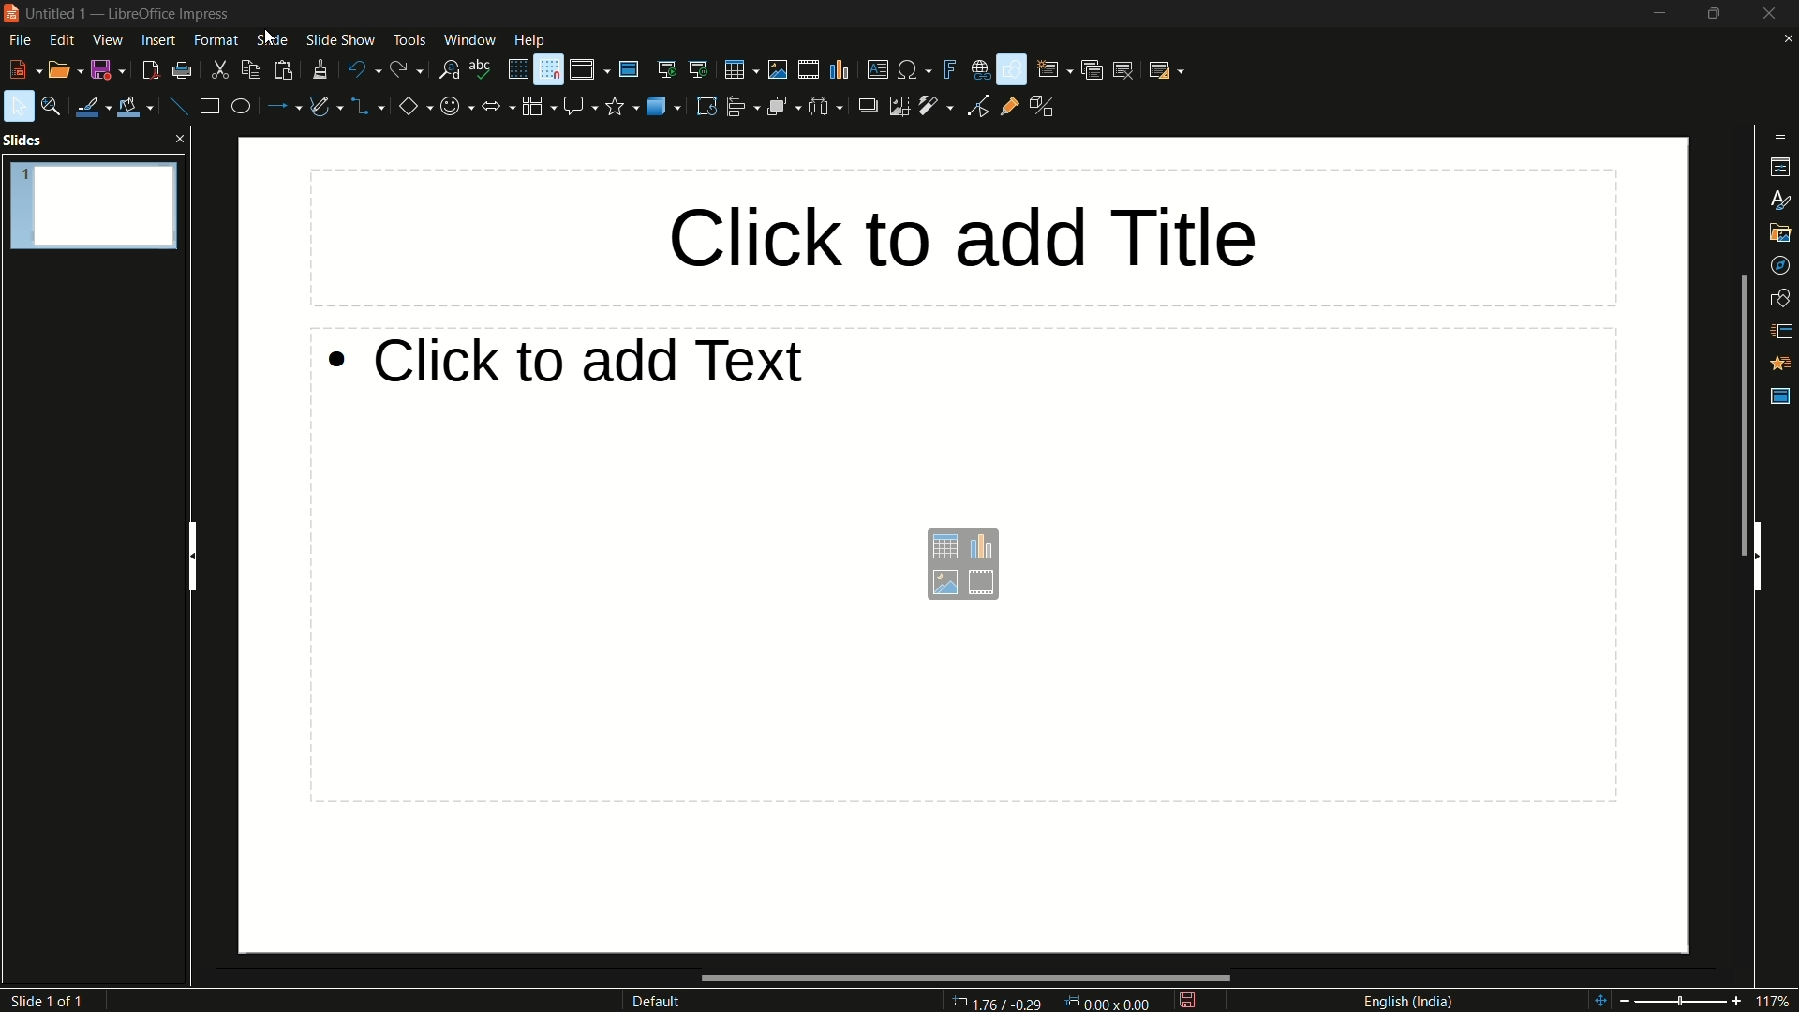 Image resolution: width=1799 pixels, height=1012 pixels. Describe the element at coordinates (272, 40) in the screenshot. I see `slide menu` at that location.